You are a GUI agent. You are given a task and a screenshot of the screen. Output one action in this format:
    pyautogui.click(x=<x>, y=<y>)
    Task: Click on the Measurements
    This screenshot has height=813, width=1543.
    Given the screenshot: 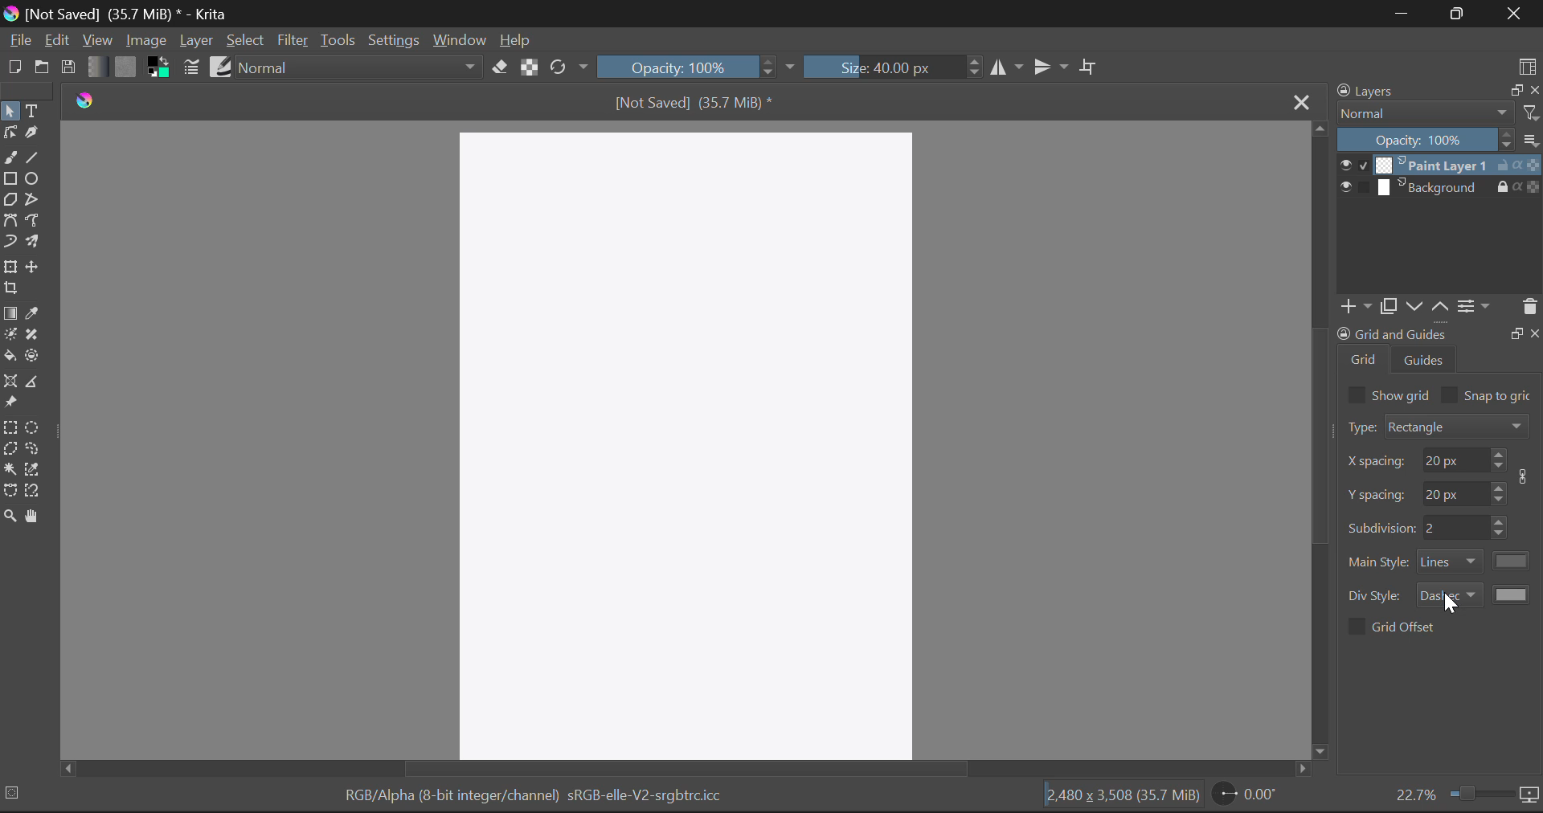 What is the action you would take?
    pyautogui.click(x=37, y=383)
    